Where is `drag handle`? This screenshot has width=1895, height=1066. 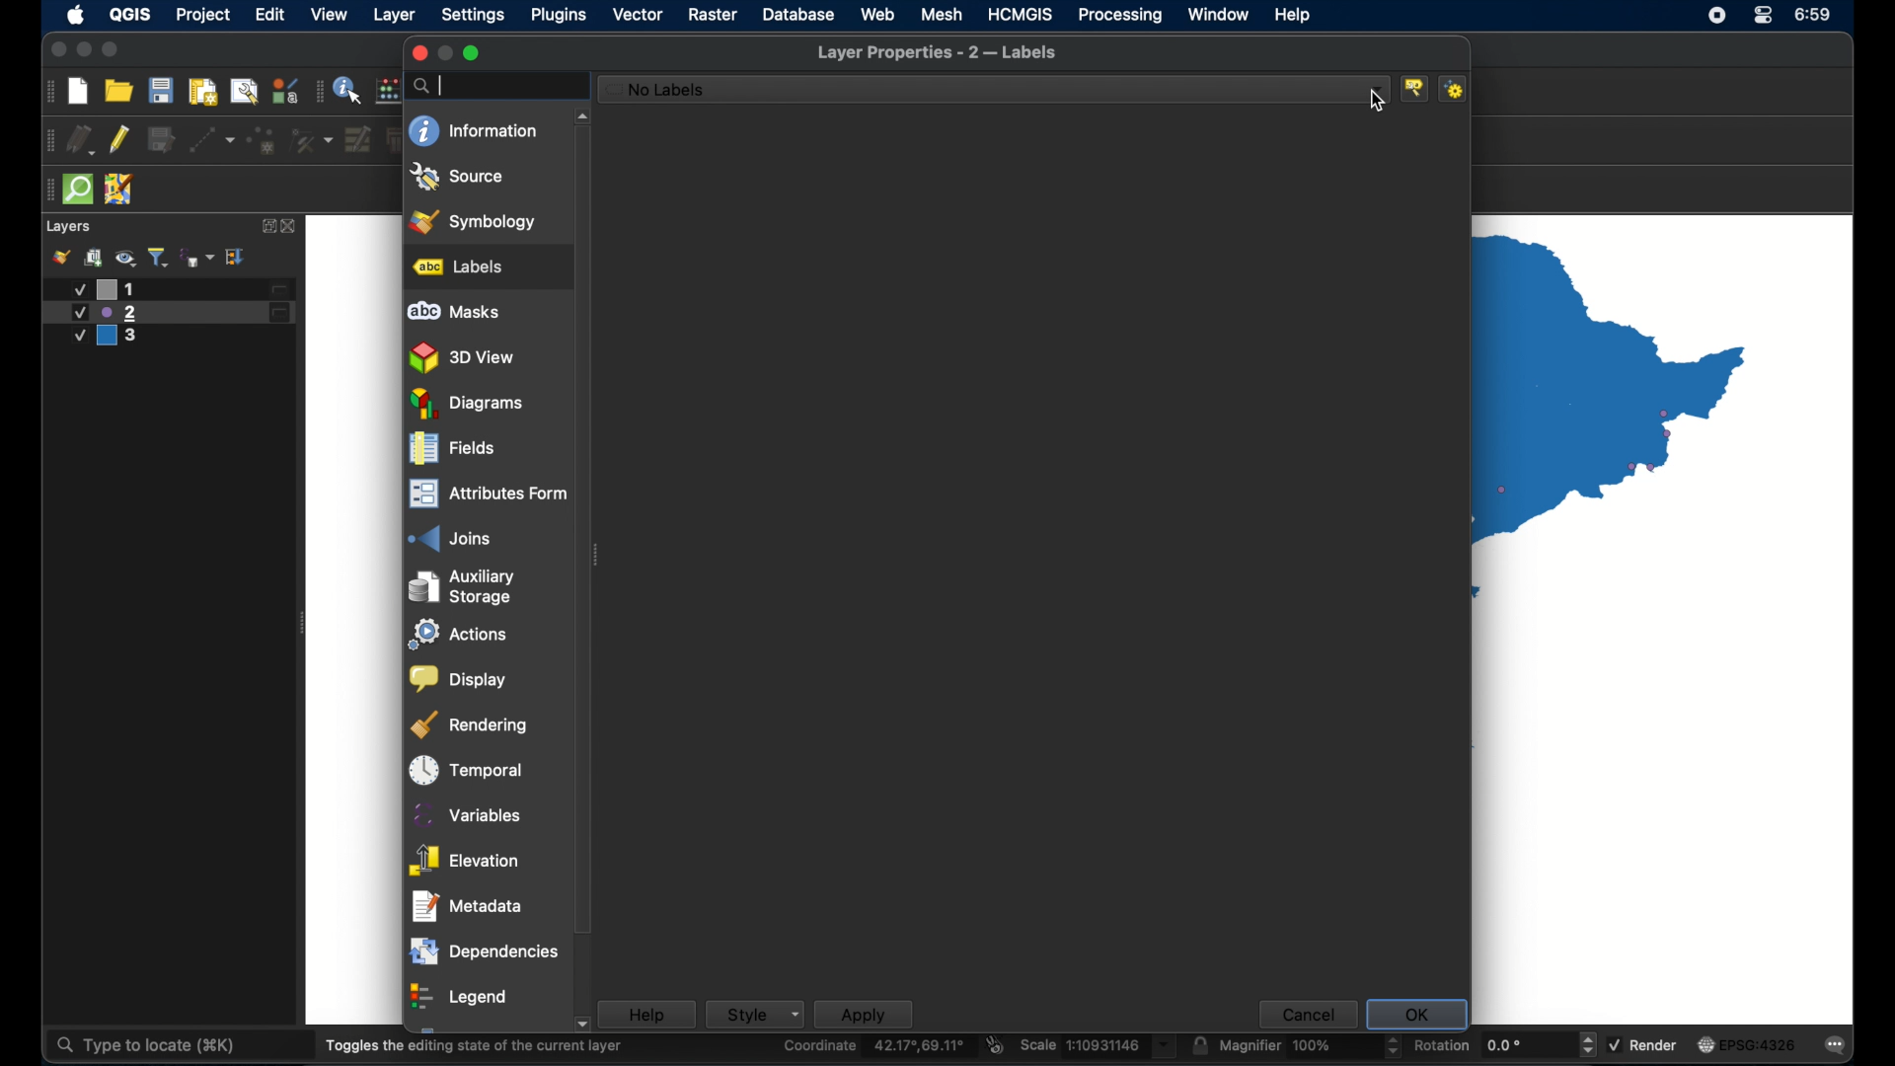
drag handle is located at coordinates (319, 90).